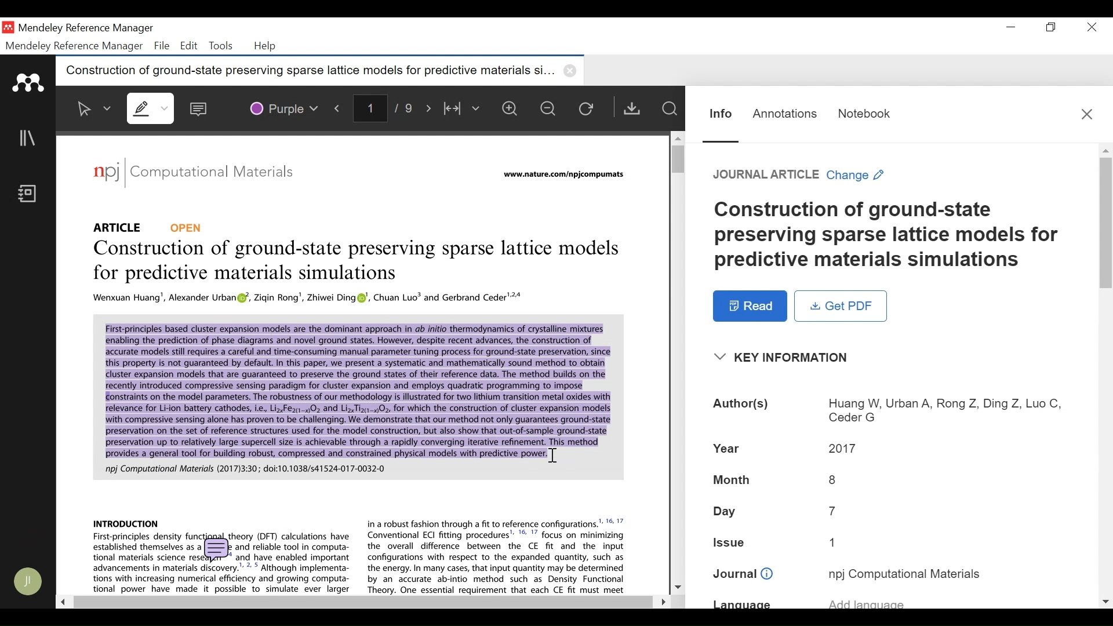 The width and height of the screenshot is (1113, 626). Describe the element at coordinates (678, 585) in the screenshot. I see `Scroll down` at that location.